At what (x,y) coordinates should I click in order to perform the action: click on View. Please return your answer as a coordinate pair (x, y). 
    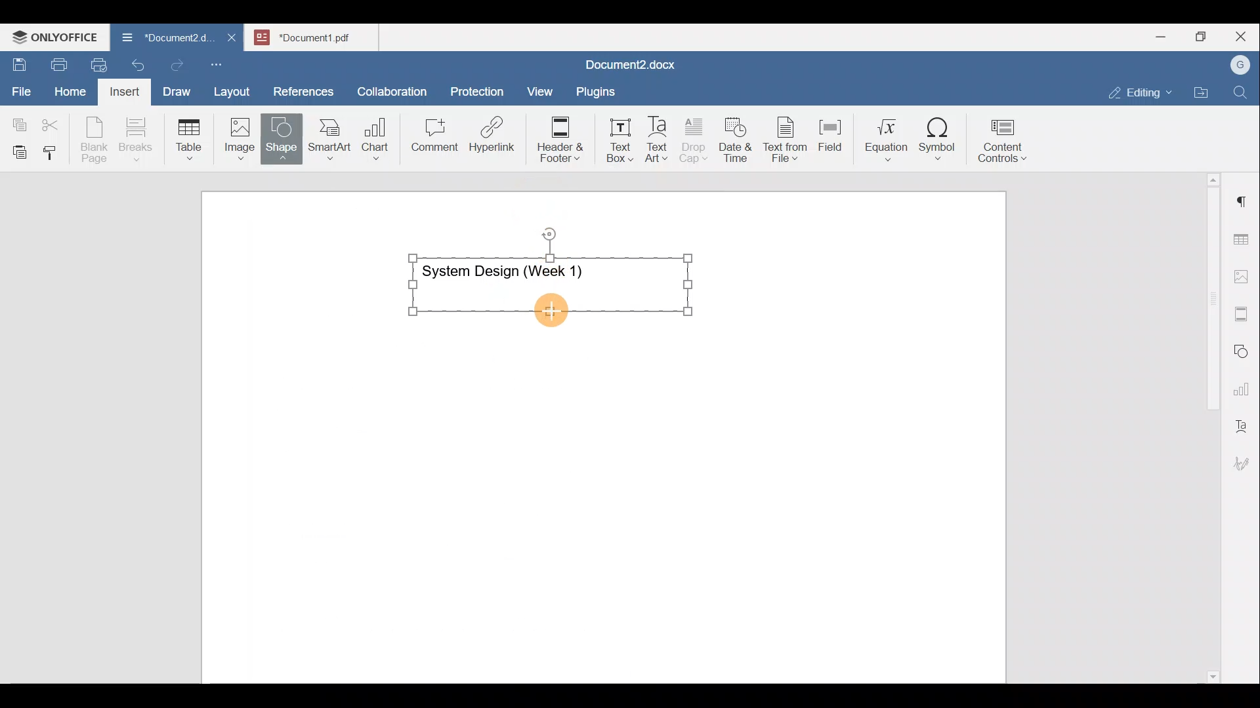
    Looking at the image, I should click on (541, 87).